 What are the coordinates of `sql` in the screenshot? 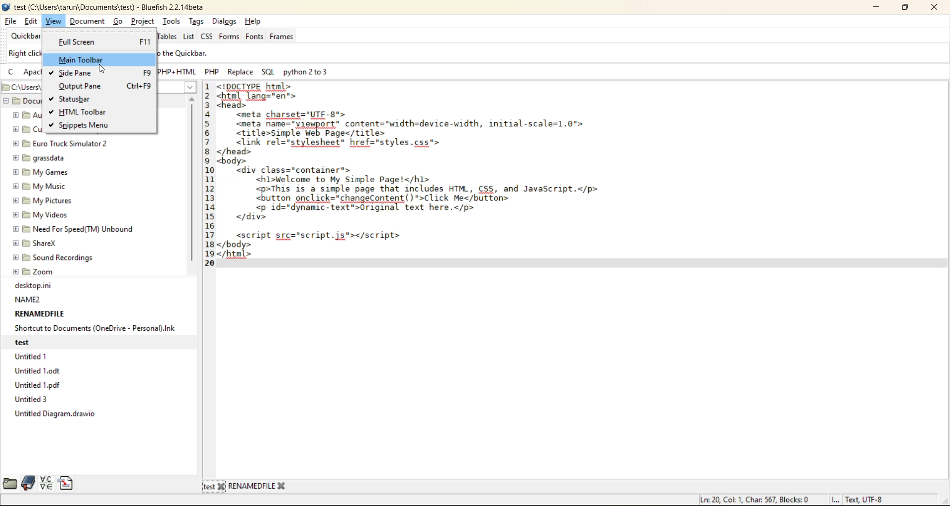 It's located at (271, 72).